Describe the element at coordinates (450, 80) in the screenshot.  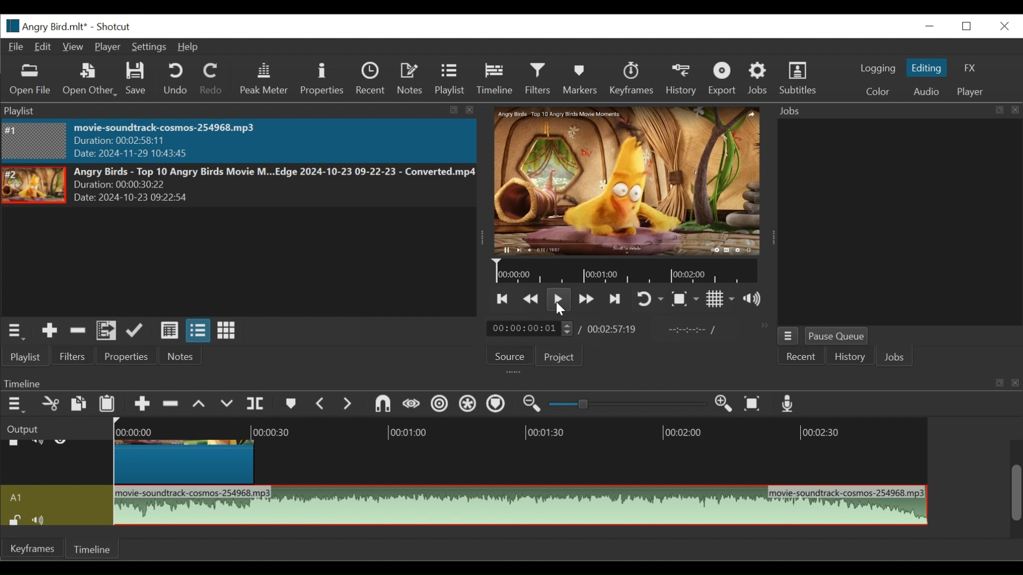
I see `Playlist` at that location.